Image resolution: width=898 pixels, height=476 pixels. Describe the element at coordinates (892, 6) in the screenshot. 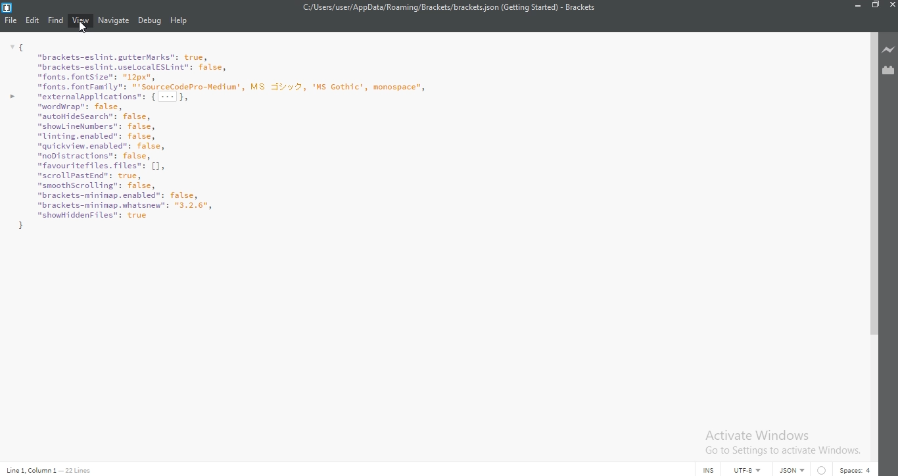

I see `Close` at that location.